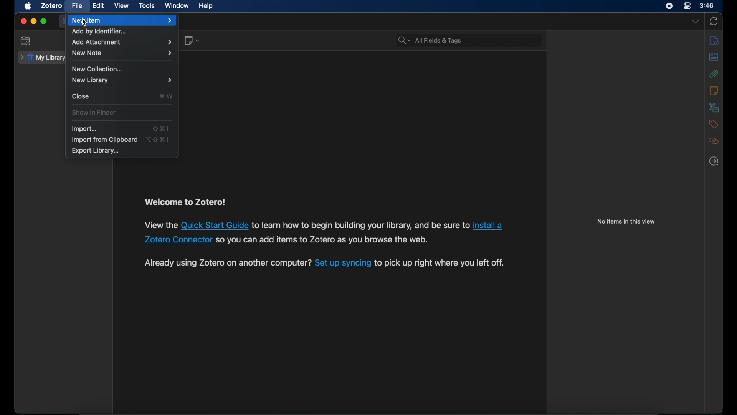 The height and width of the screenshot is (415, 737). Describe the element at coordinates (99, 69) in the screenshot. I see `new collection` at that location.